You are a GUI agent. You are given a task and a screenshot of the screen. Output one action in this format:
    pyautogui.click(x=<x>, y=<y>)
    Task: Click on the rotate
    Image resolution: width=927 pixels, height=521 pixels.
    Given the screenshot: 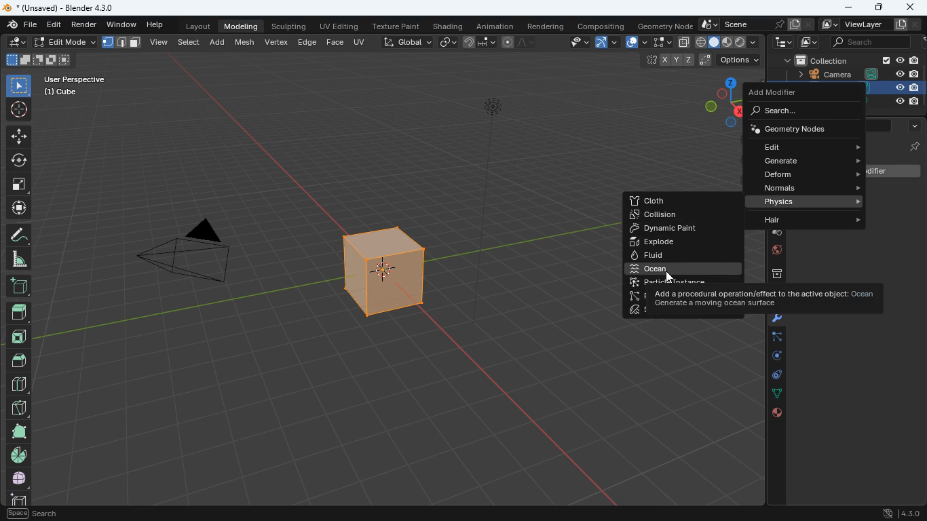 What is the action you would take?
    pyautogui.click(x=18, y=160)
    